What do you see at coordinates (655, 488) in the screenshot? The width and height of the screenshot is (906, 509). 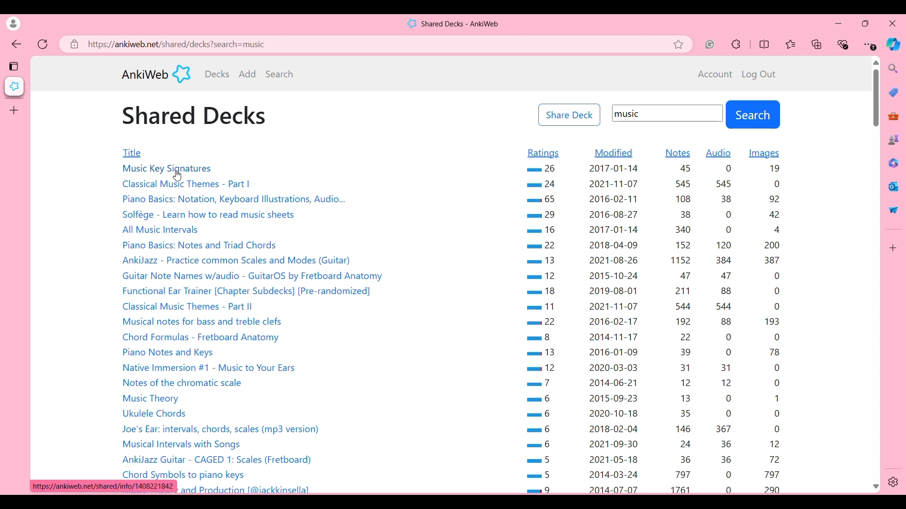 I see `9 2014-07-07 1761 0 290` at bounding box center [655, 488].